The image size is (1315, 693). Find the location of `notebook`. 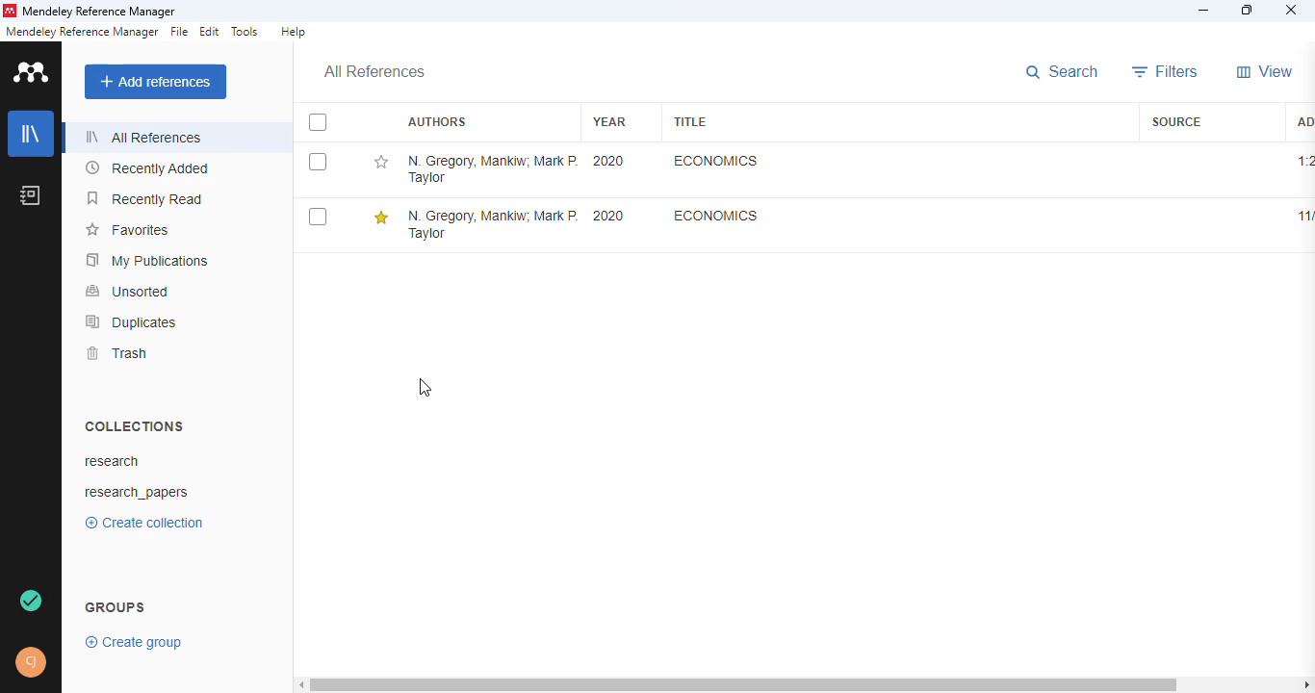

notebook is located at coordinates (30, 194).